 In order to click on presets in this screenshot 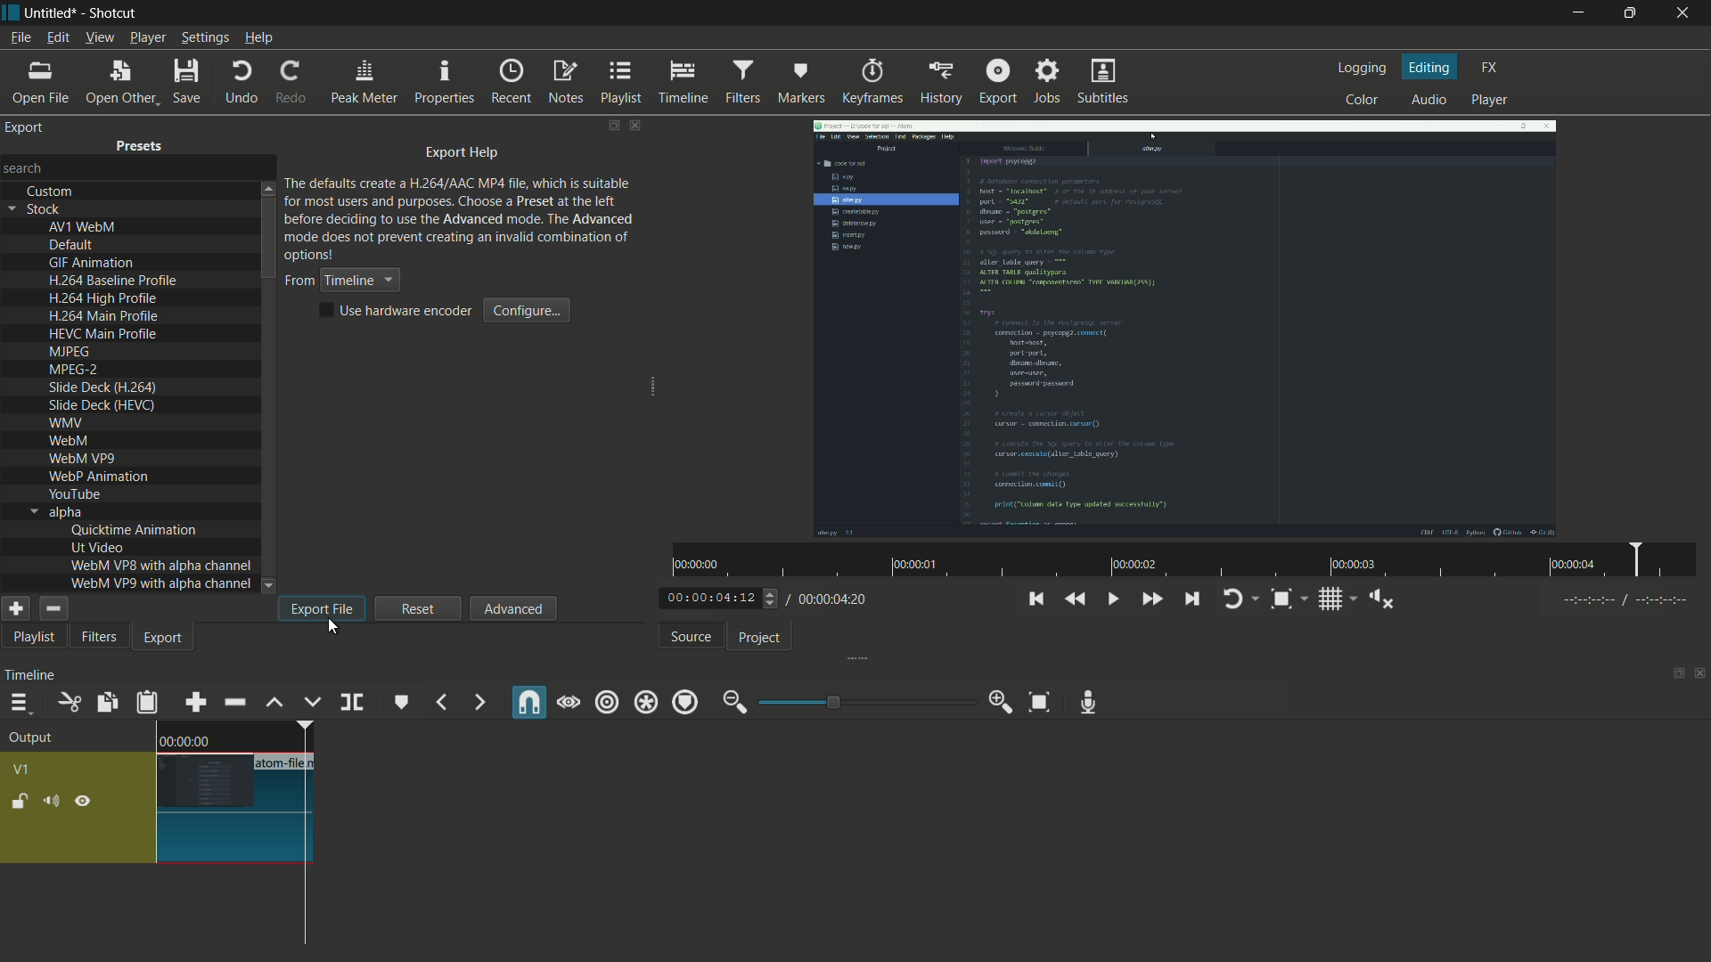, I will do `click(140, 149)`.